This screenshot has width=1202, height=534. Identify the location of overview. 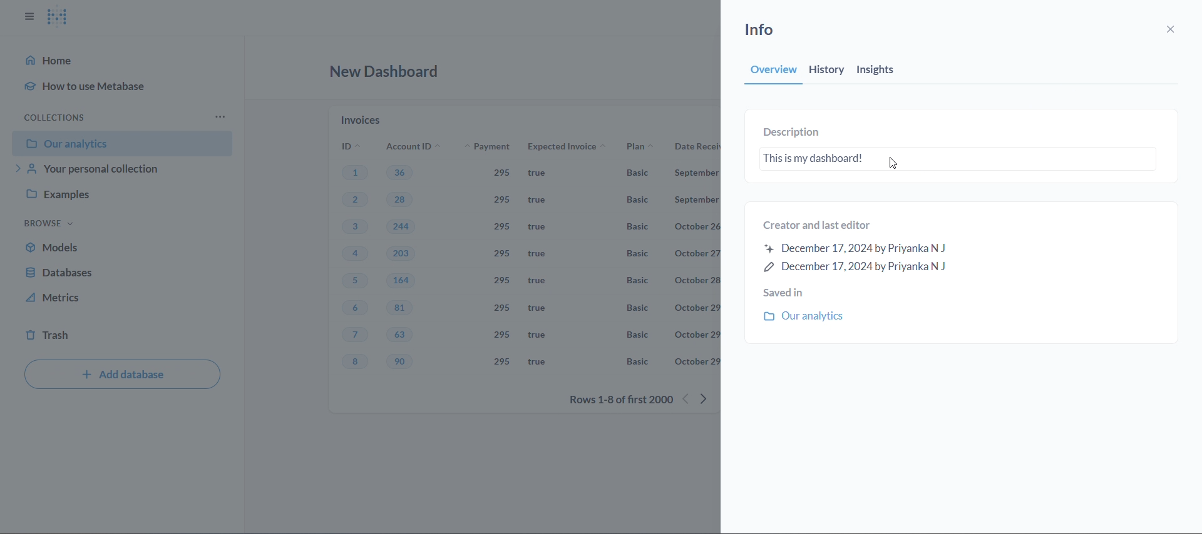
(764, 72).